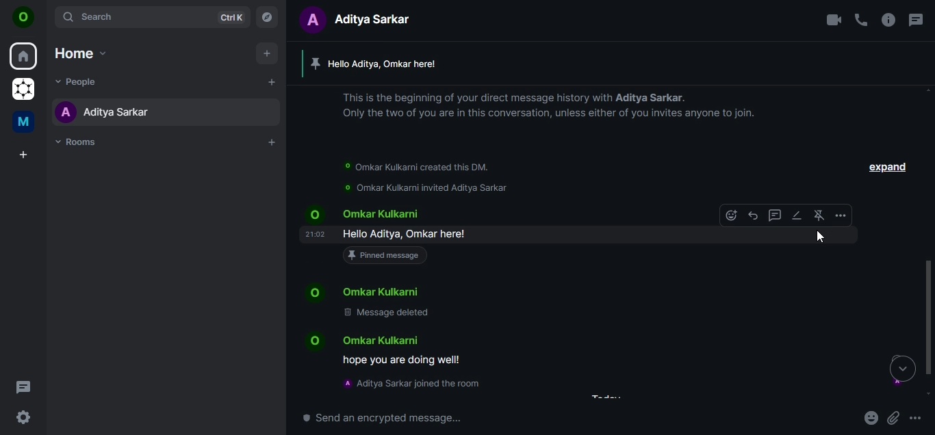  What do you see at coordinates (79, 81) in the screenshot?
I see `people` at bounding box center [79, 81].